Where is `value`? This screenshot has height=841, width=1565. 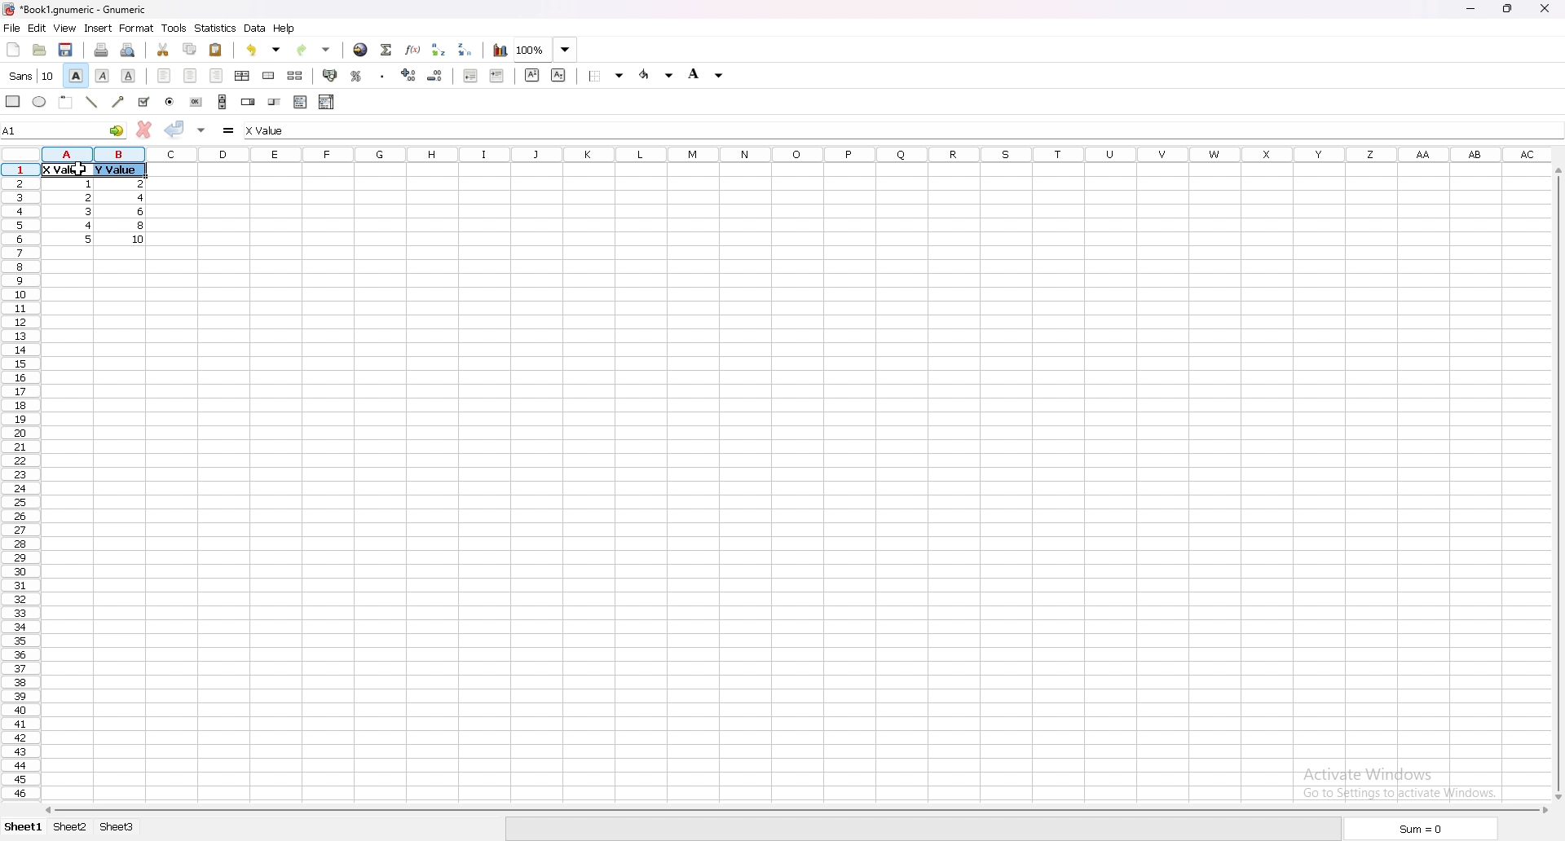 value is located at coordinates (139, 239).